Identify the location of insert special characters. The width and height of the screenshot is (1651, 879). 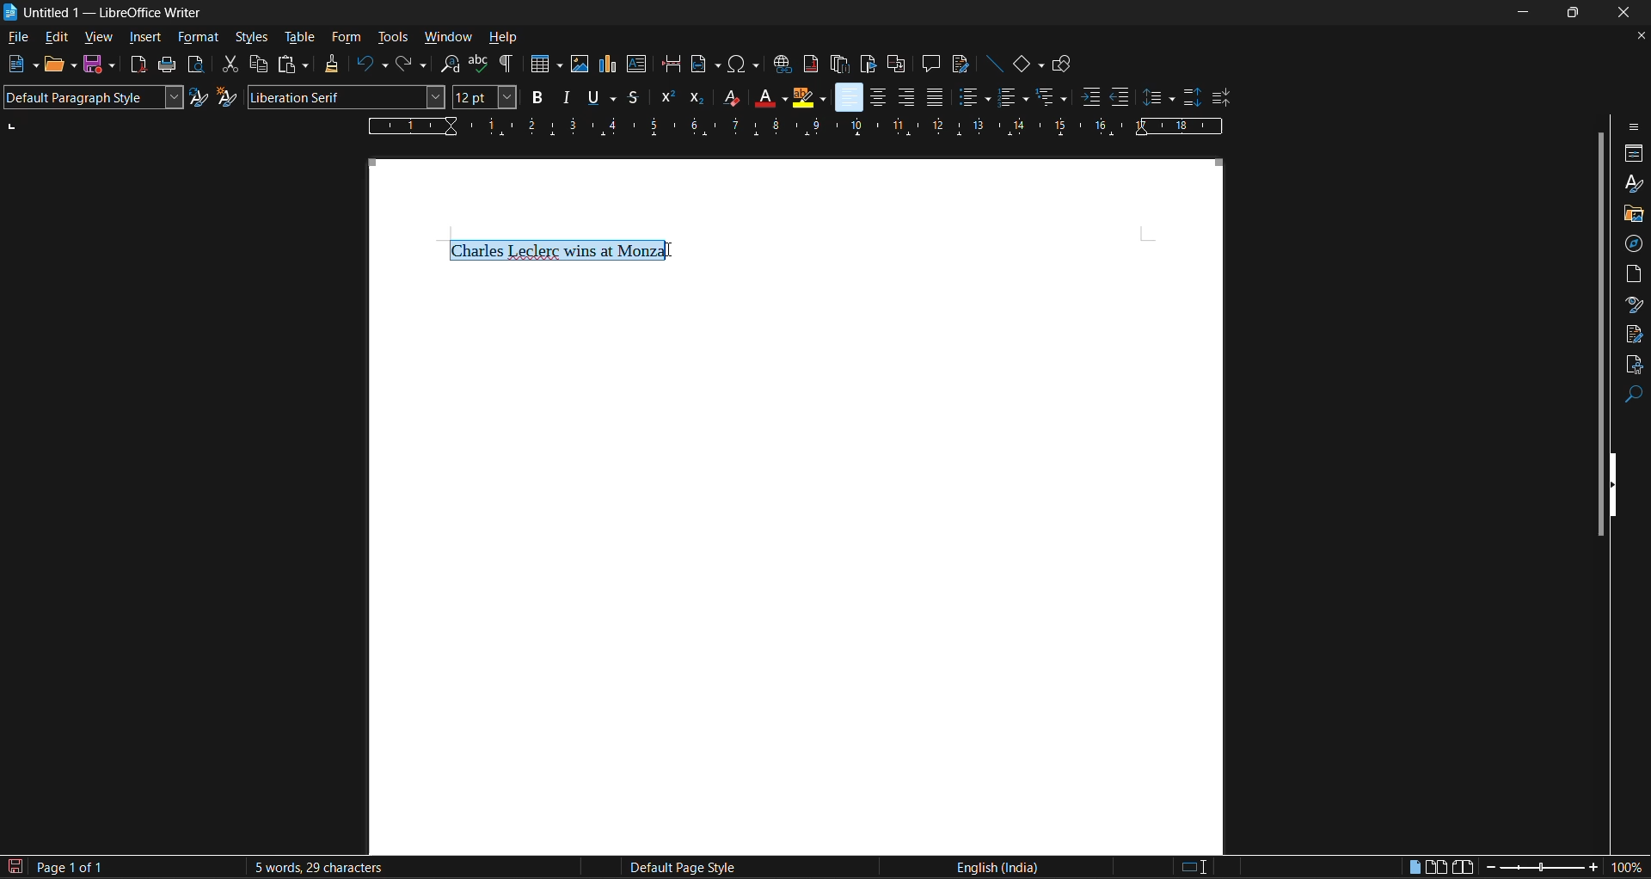
(745, 64).